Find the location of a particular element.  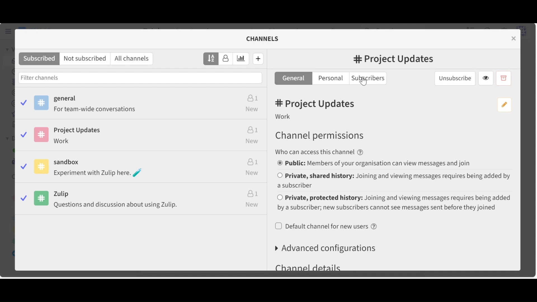

close is located at coordinates (514, 38).